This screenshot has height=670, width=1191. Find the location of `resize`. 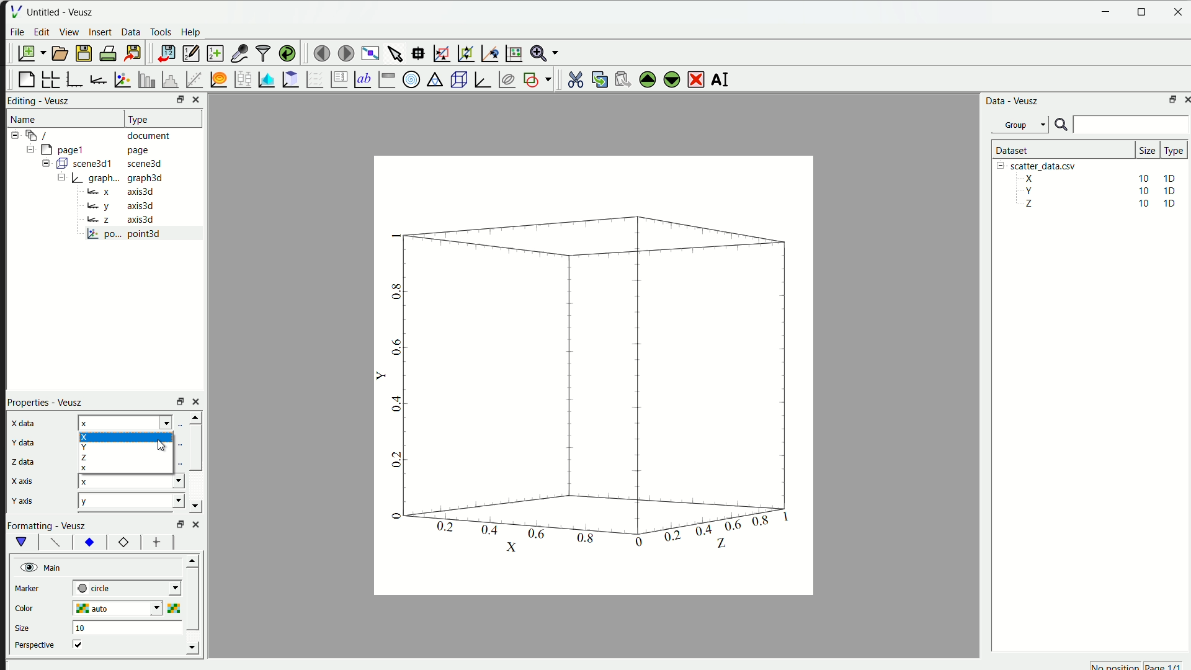

resize is located at coordinates (1143, 12).